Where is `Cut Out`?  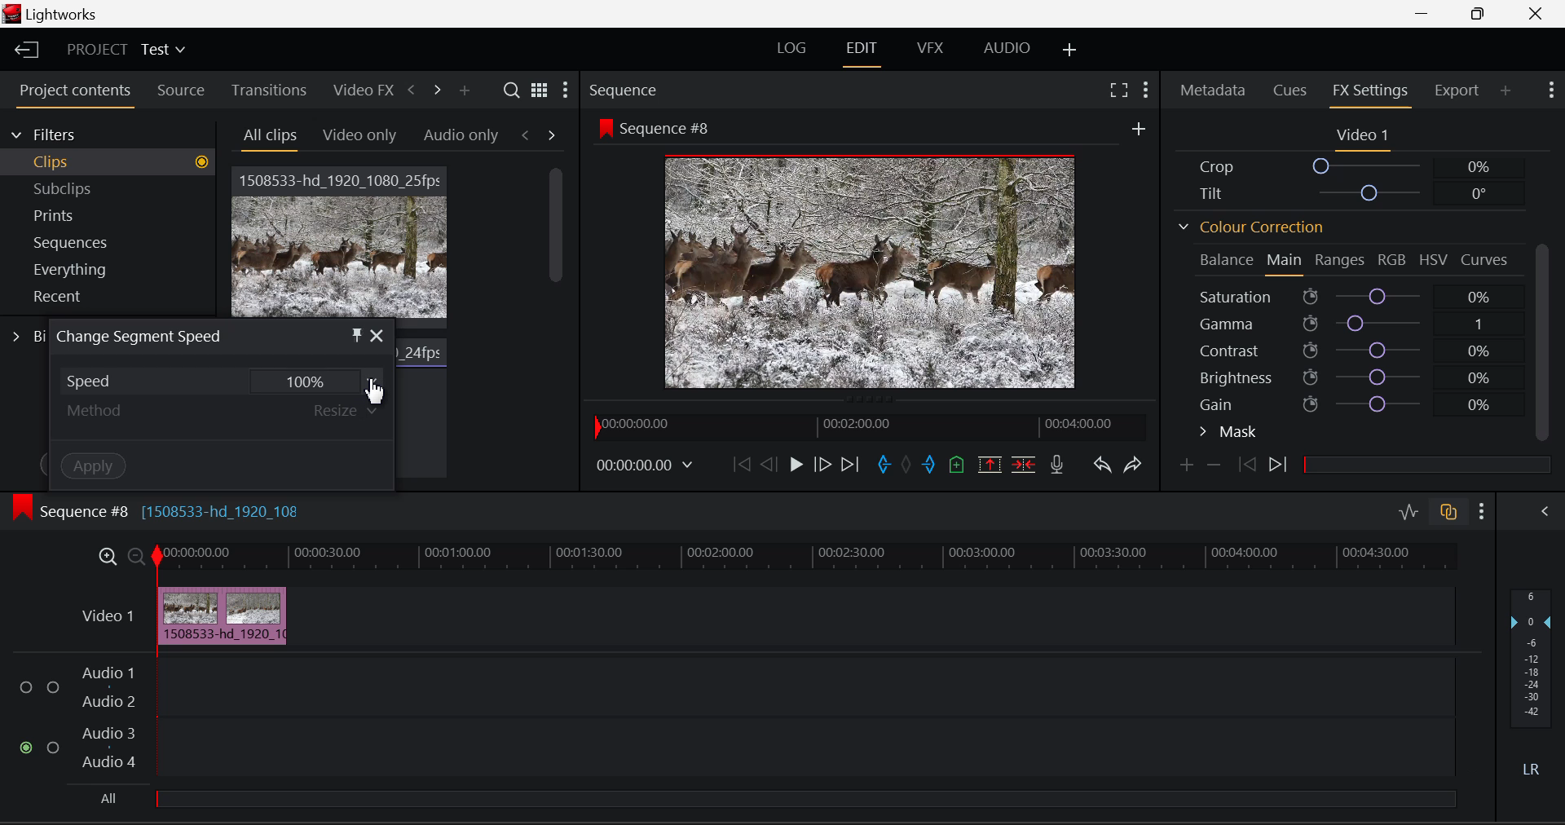
Cut Out is located at coordinates (930, 465).